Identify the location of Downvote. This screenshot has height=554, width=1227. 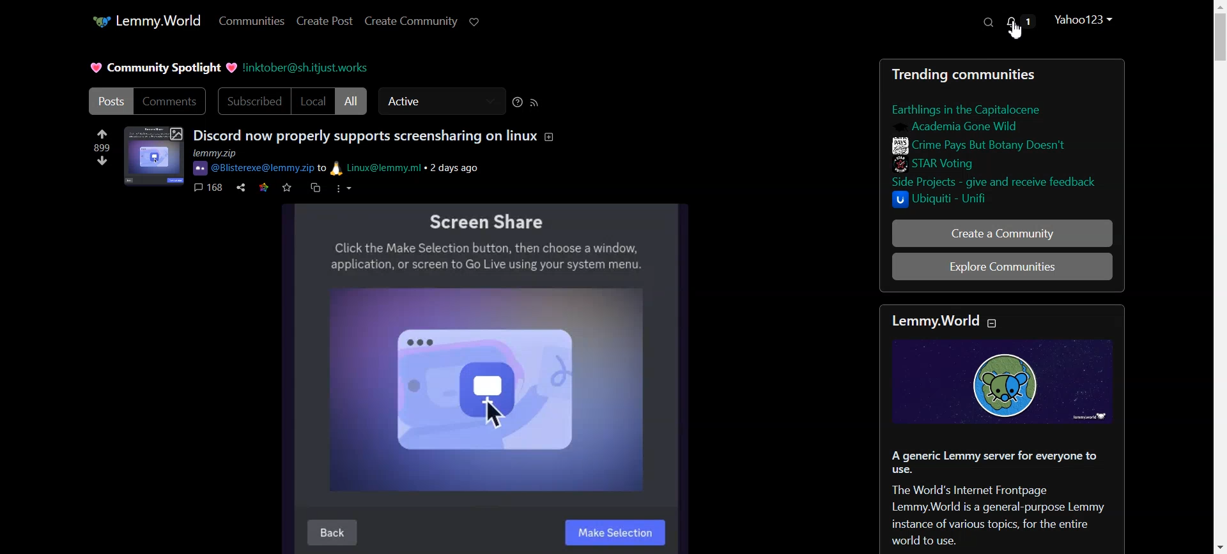
(103, 161).